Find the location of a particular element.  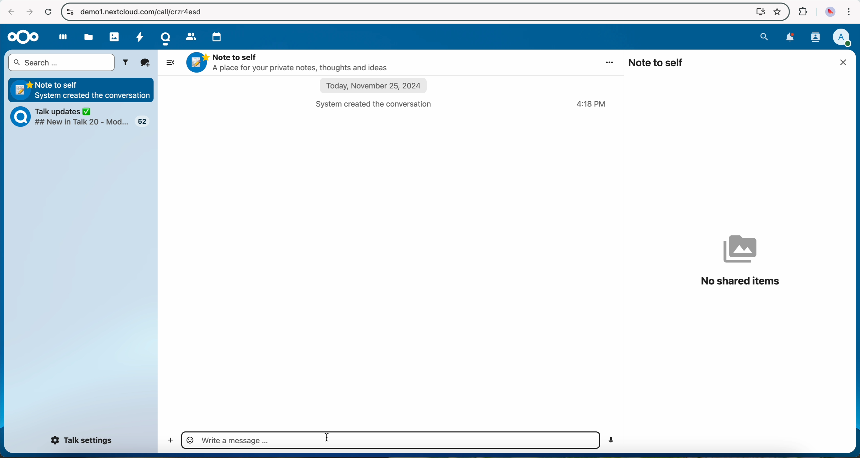

close window is located at coordinates (845, 62).